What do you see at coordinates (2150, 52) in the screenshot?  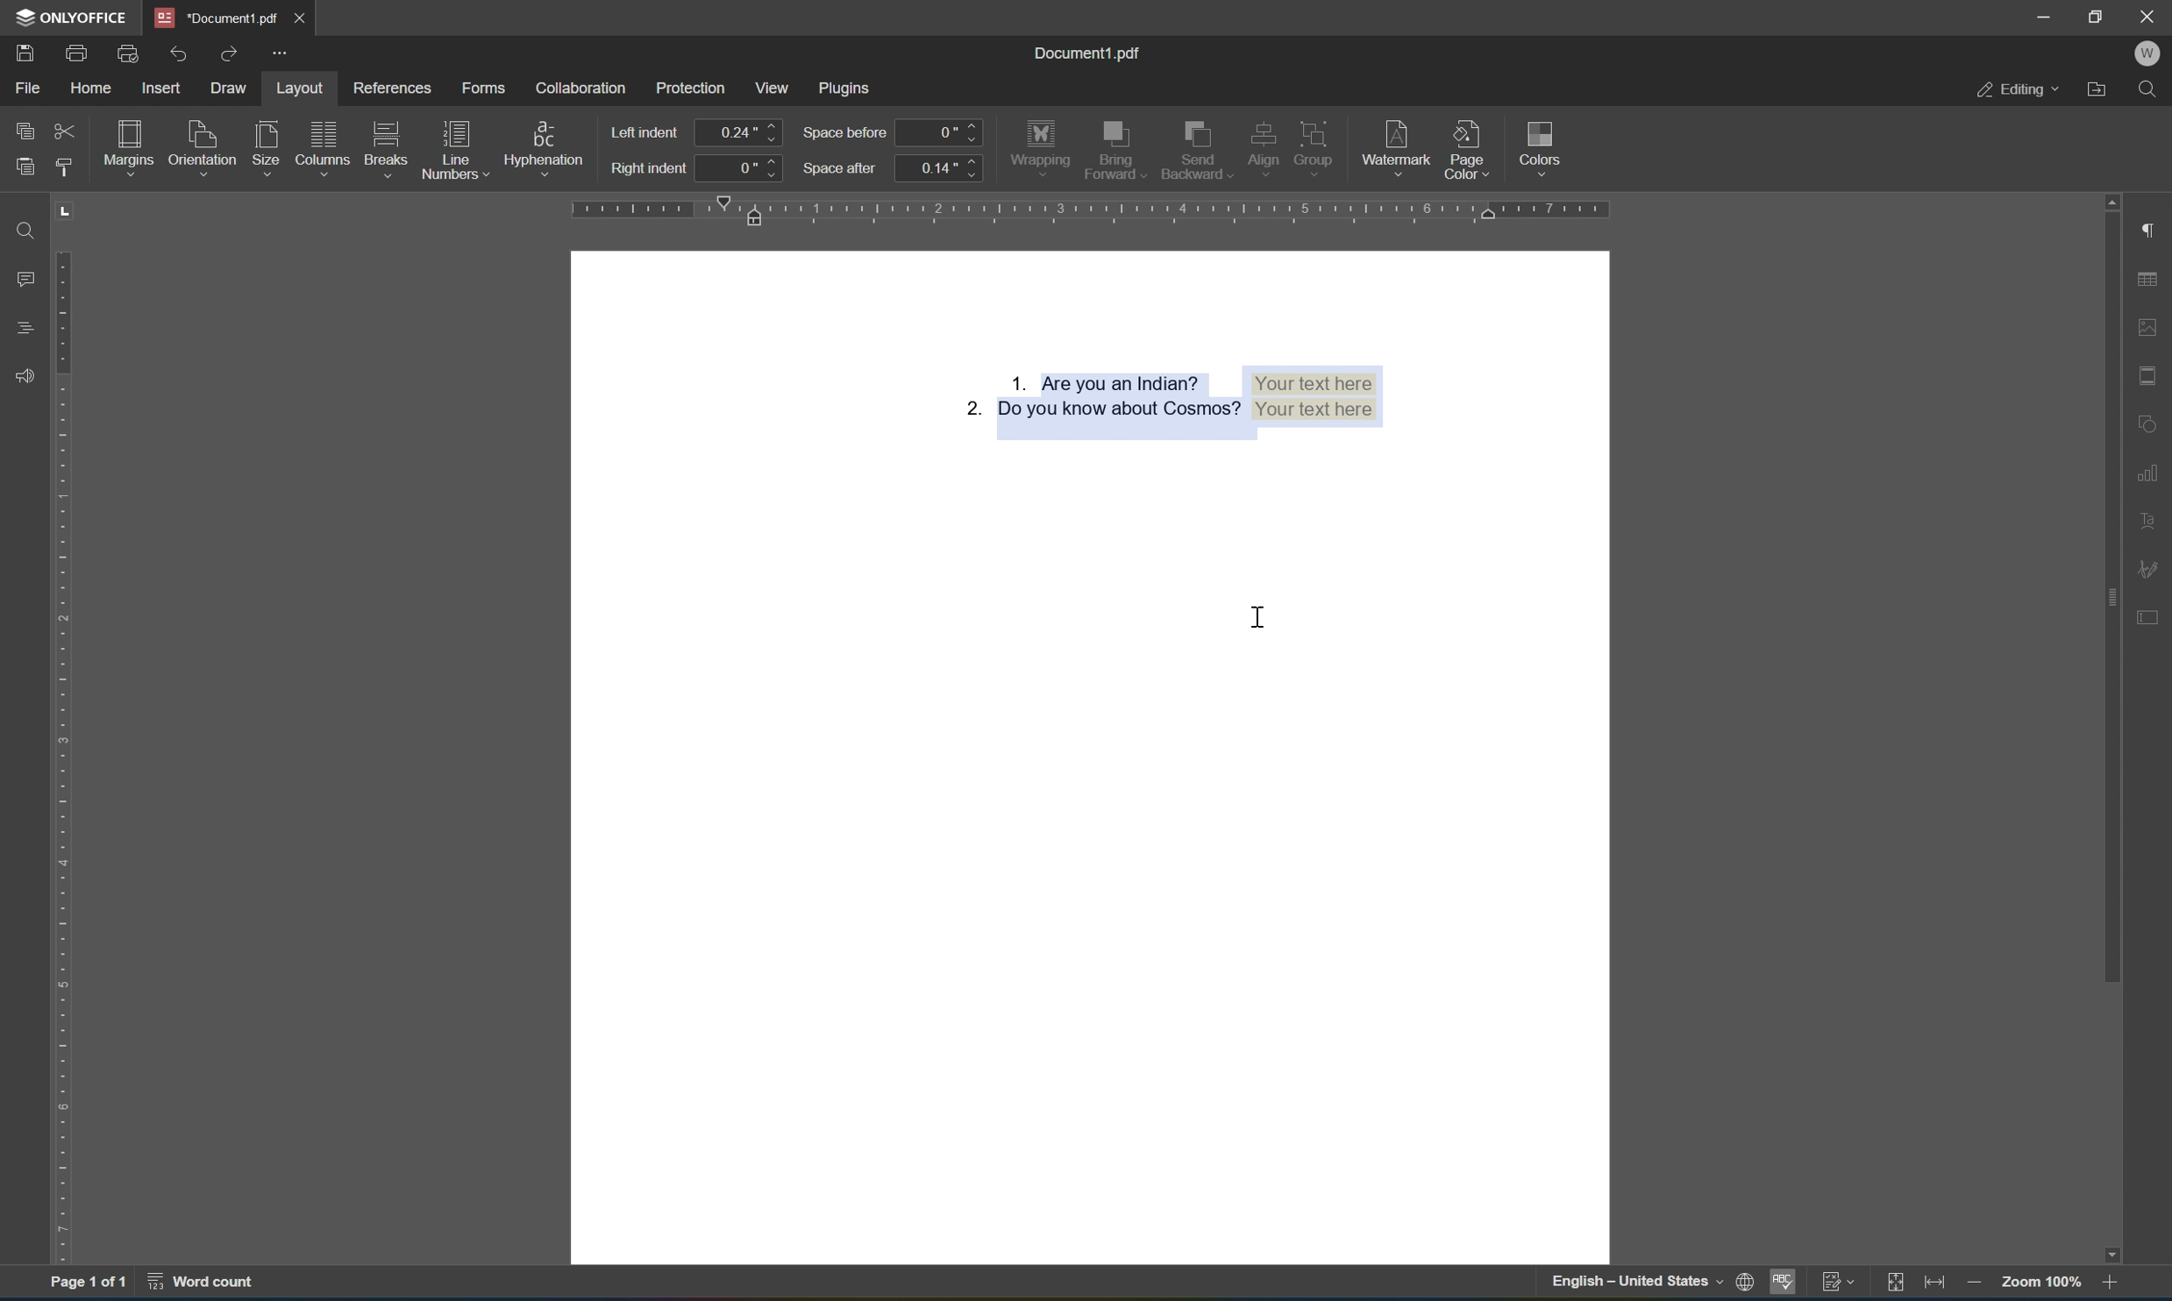 I see `W` at bounding box center [2150, 52].